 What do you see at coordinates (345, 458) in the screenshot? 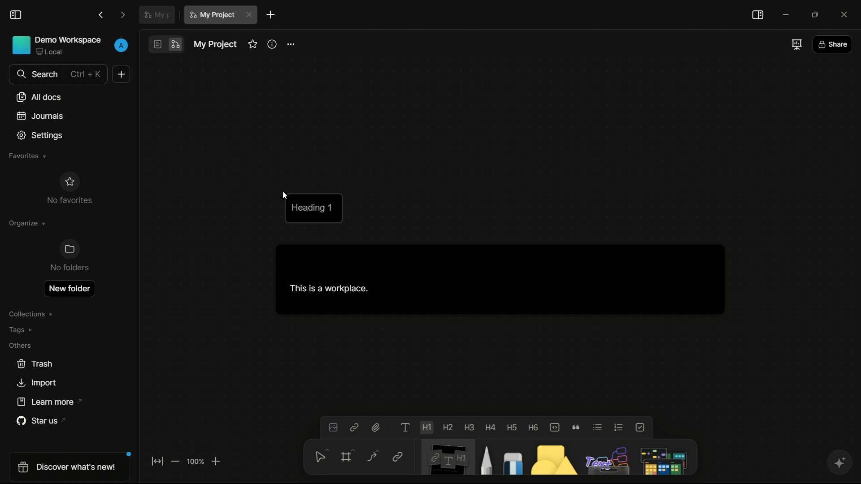
I see `frame` at bounding box center [345, 458].